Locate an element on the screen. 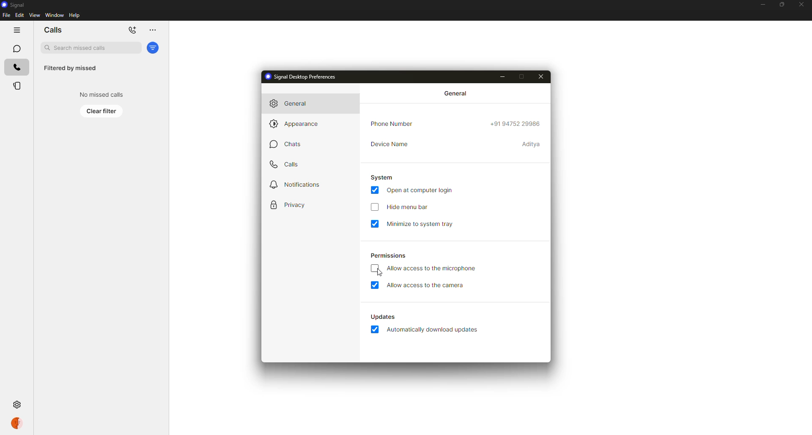 Image resolution: width=812 pixels, height=435 pixels. device name is located at coordinates (390, 145).